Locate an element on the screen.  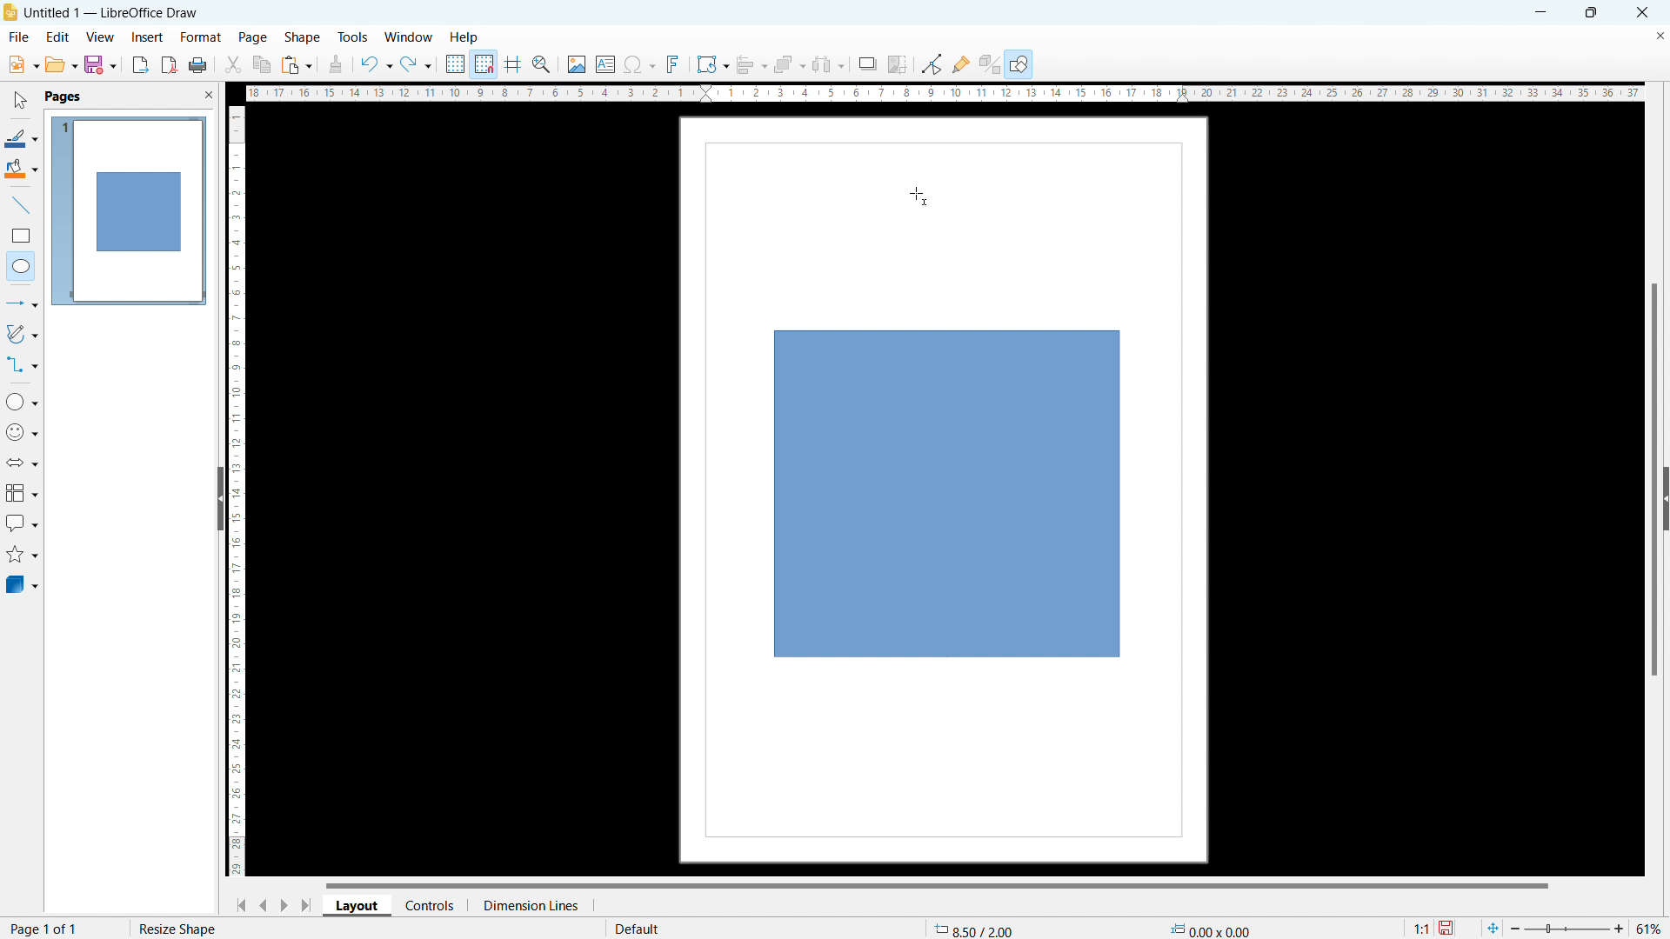
undo is located at coordinates (375, 64).